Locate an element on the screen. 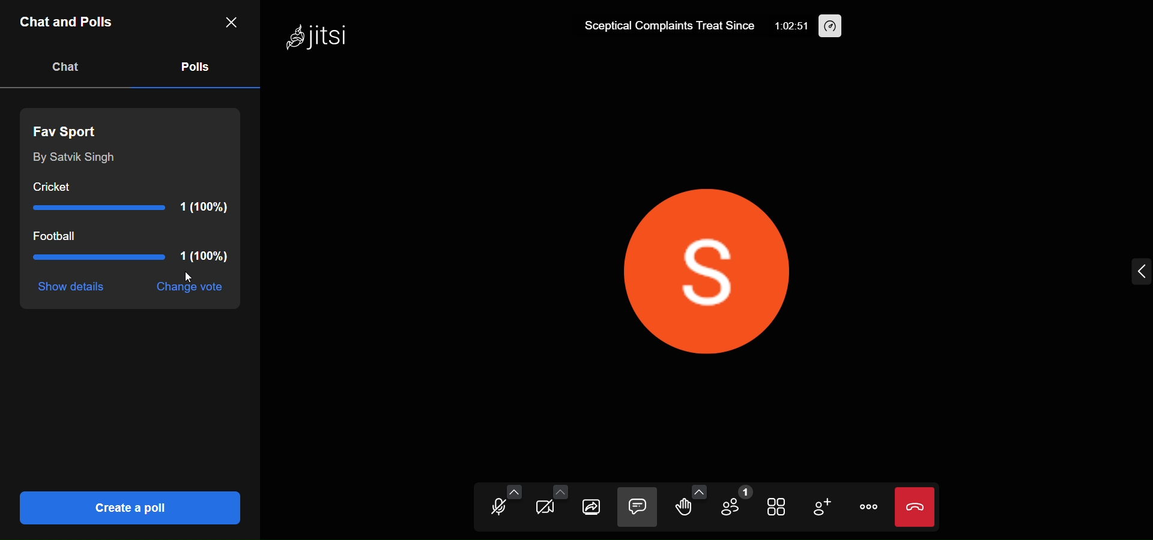  Football is located at coordinates (130, 249).